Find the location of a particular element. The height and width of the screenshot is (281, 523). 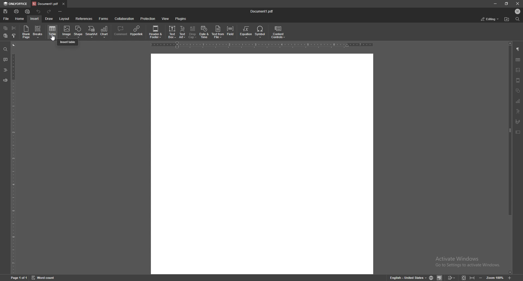

fit to screen is located at coordinates (465, 277).